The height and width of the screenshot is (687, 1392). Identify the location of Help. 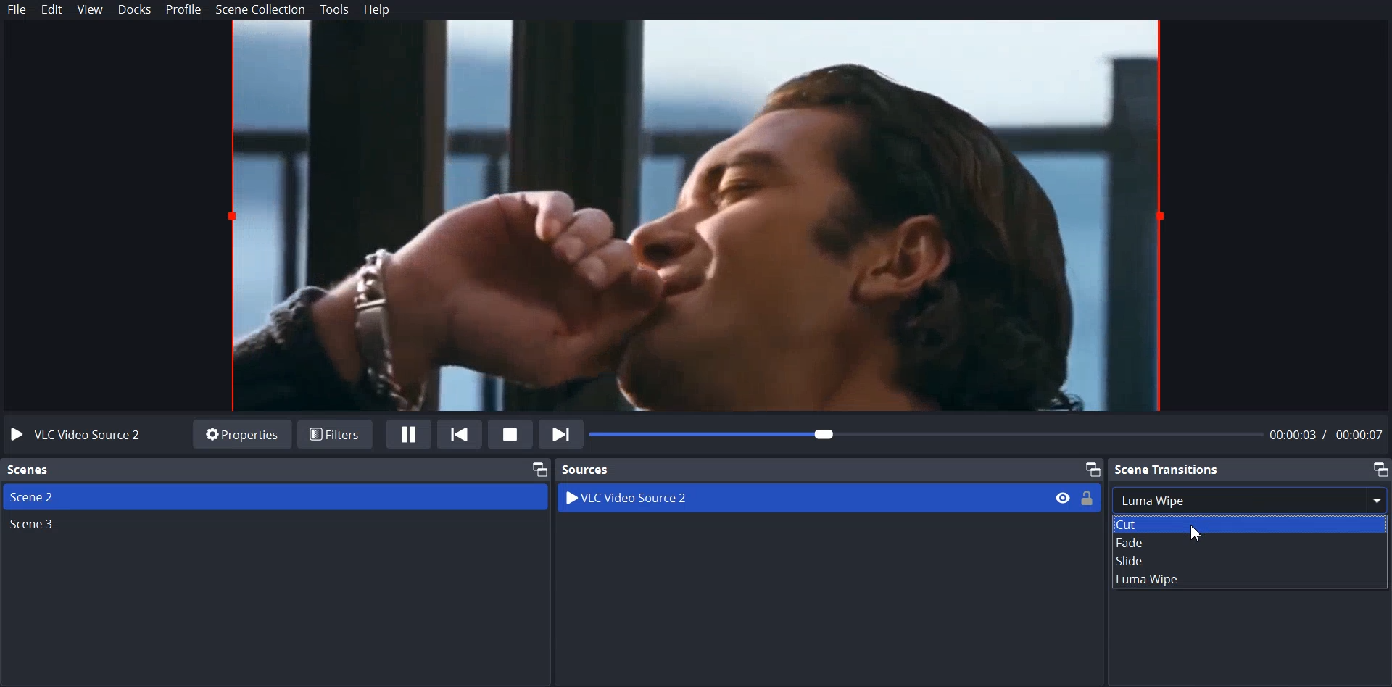
(377, 11).